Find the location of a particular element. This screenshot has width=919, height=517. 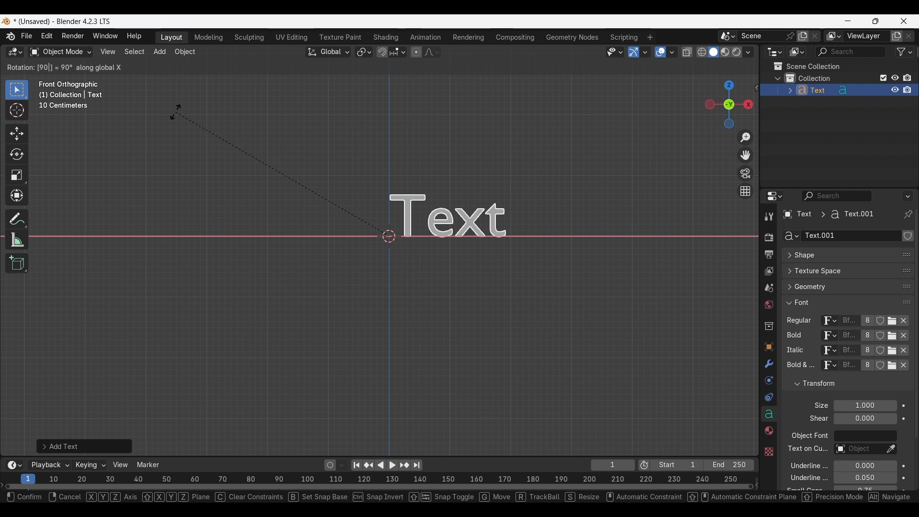

regular is located at coordinates (801, 321).